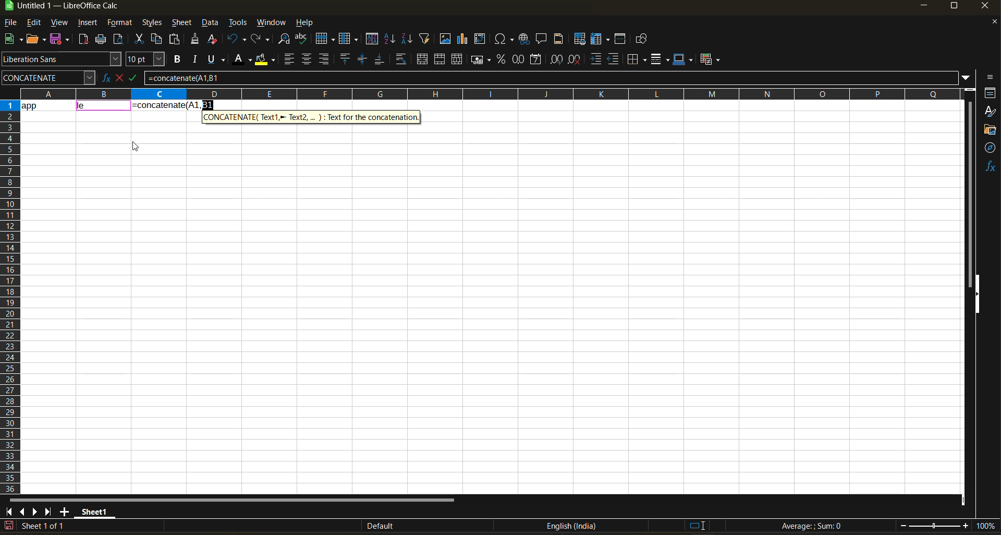 The width and height of the screenshot is (1001, 535). I want to click on find and replace, so click(285, 41).